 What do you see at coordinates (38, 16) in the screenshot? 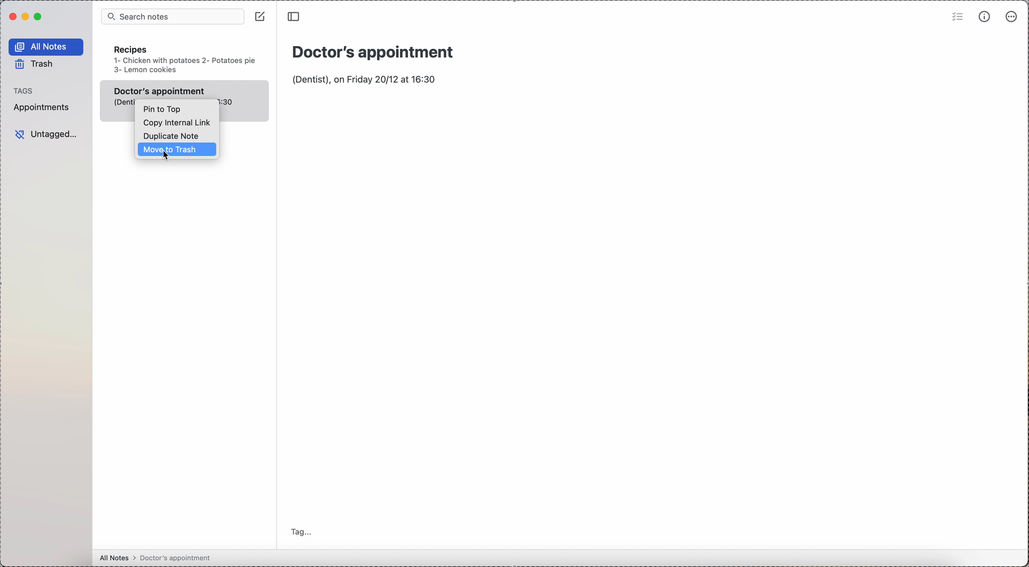
I see `maximize Simplenote` at bounding box center [38, 16].